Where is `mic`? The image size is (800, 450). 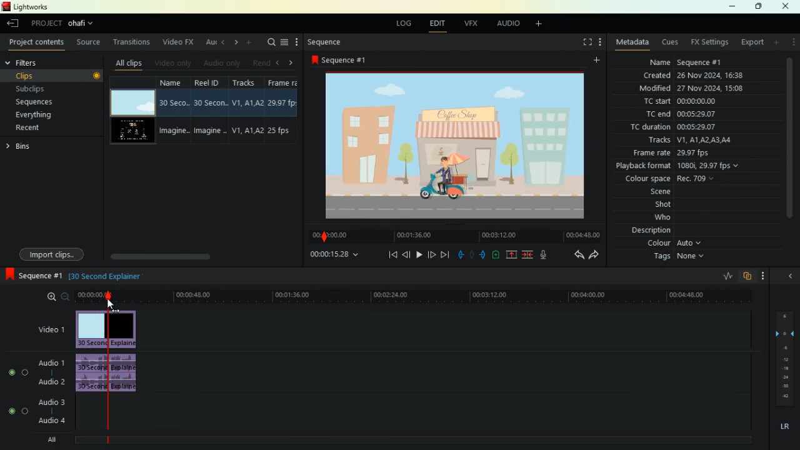
mic is located at coordinates (544, 253).